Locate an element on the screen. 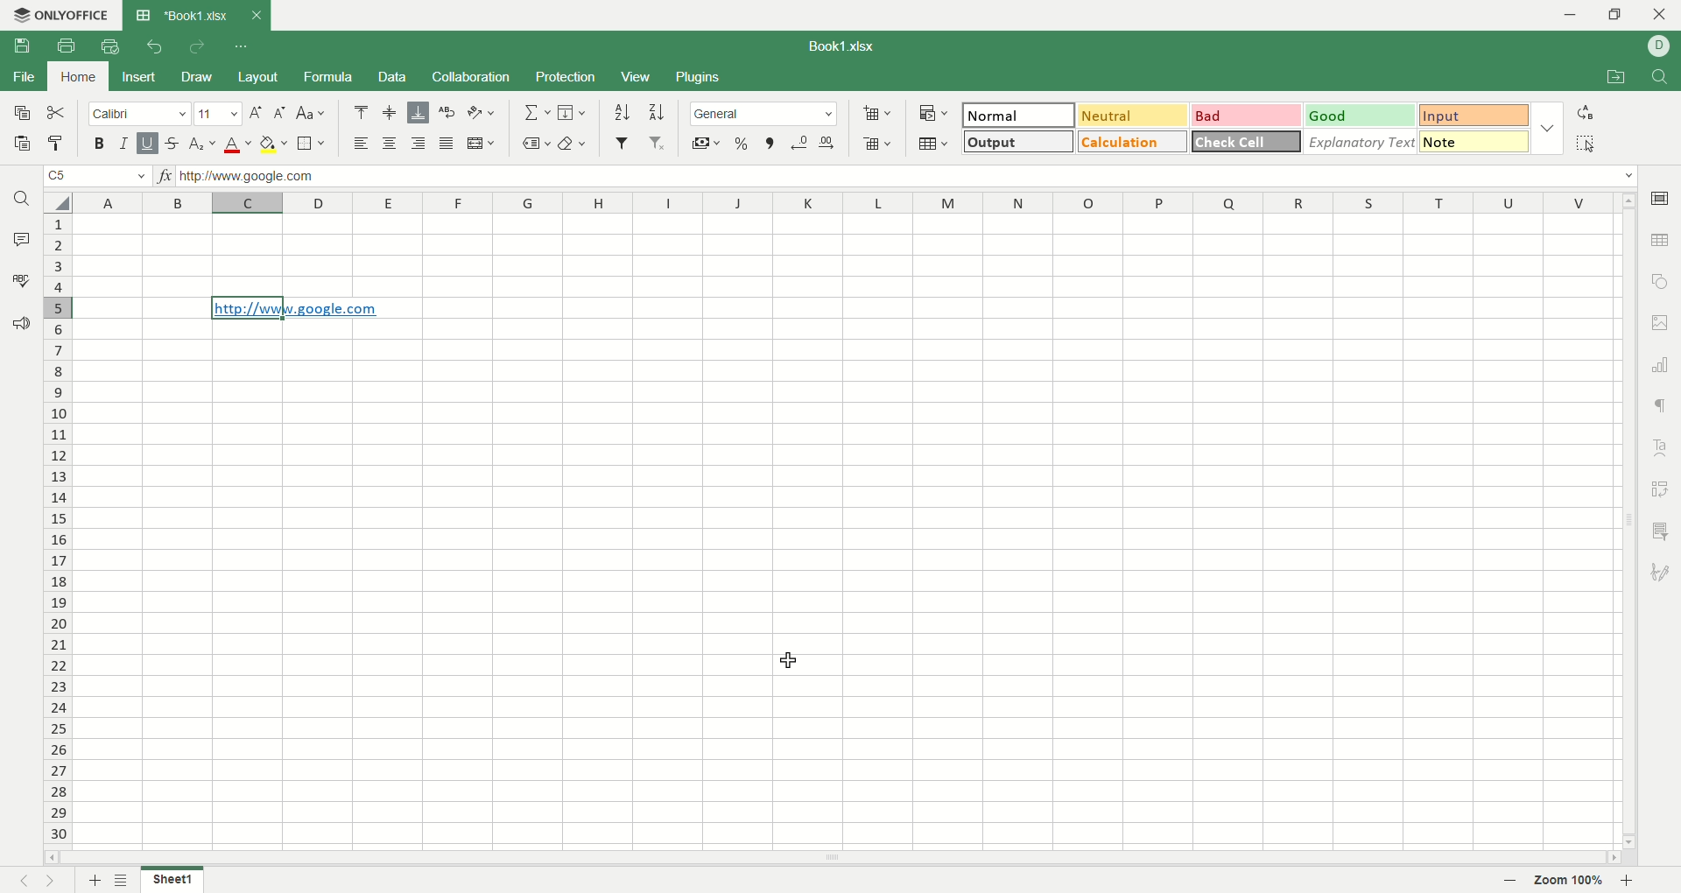 This screenshot has width=1681, height=893. filter is located at coordinates (622, 143).